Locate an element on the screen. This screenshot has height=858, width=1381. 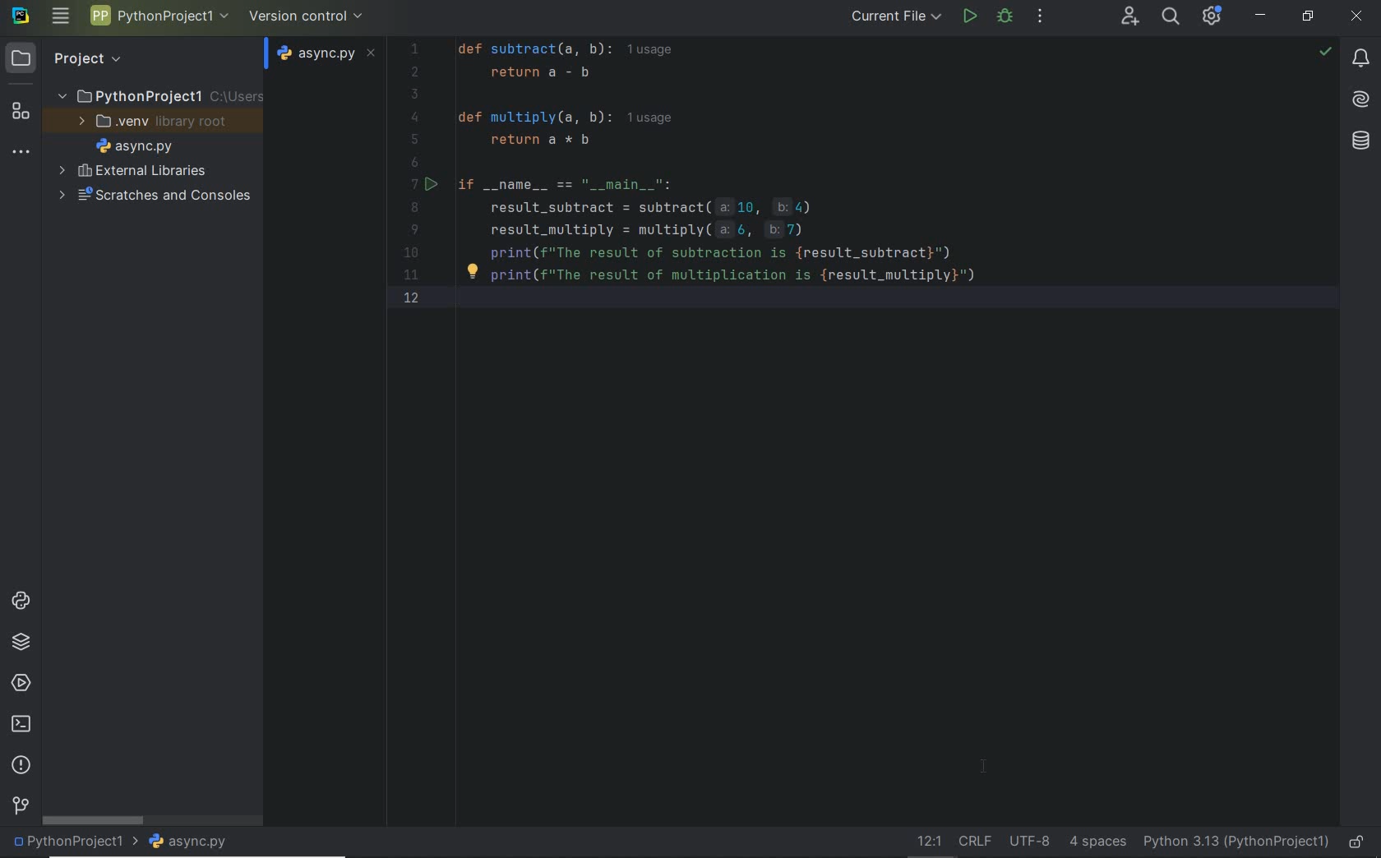
more tool windows is located at coordinates (21, 153).